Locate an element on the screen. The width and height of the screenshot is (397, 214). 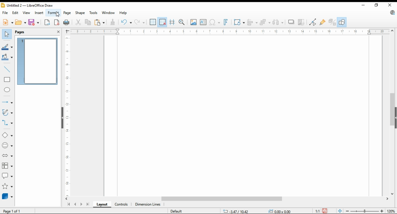
shadow is located at coordinates (291, 22).